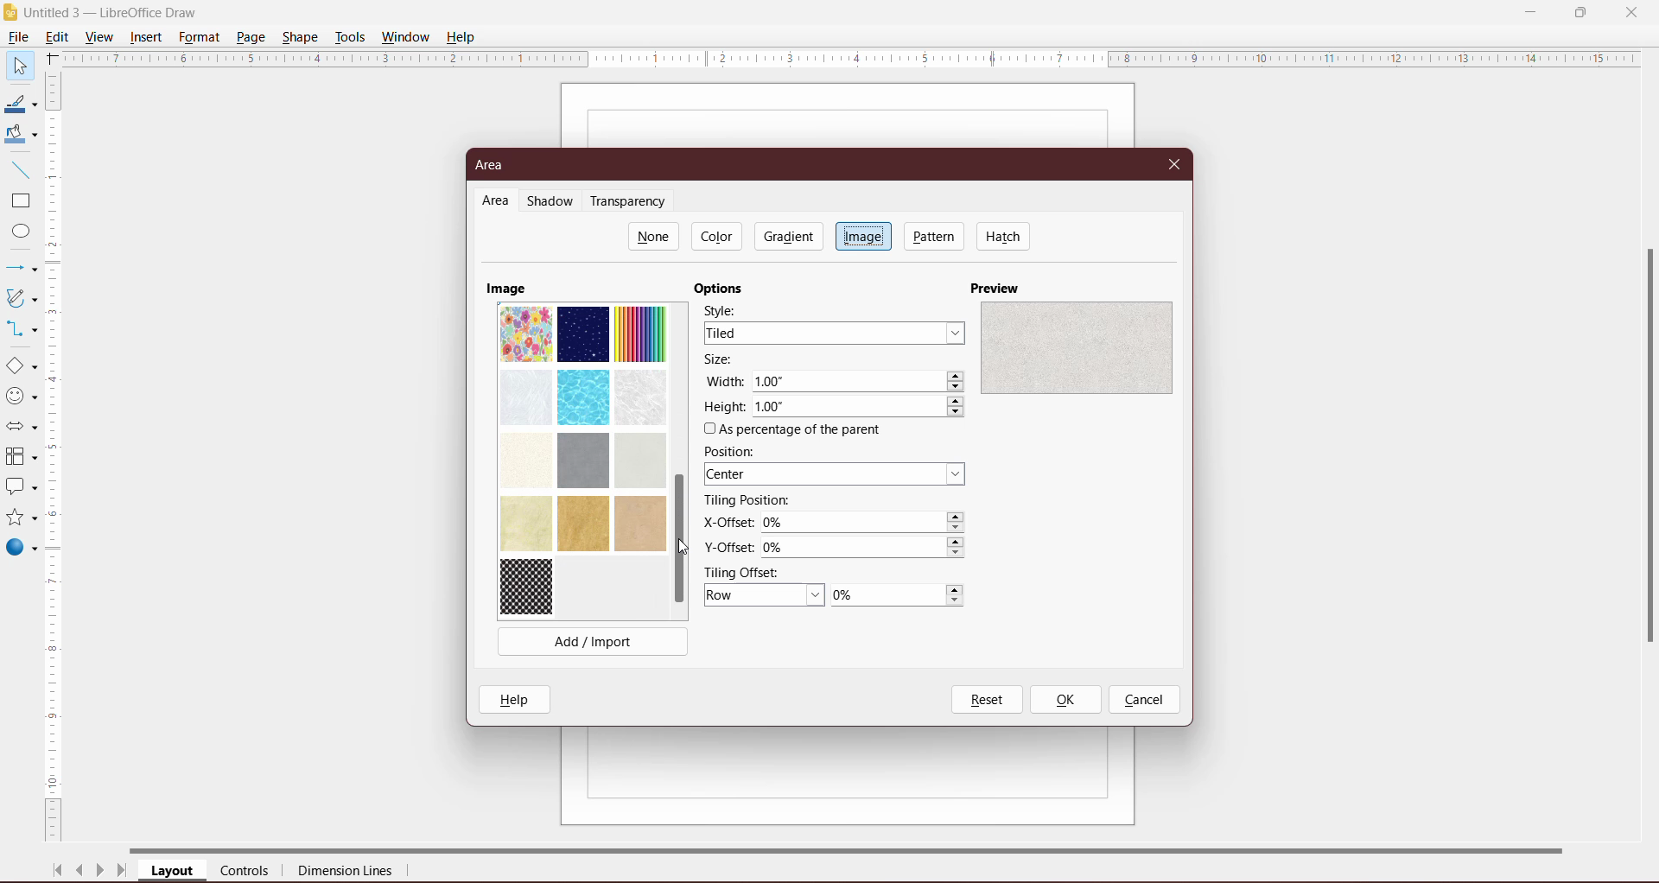 The width and height of the screenshot is (1659, 883). Describe the element at coordinates (654, 236) in the screenshot. I see `None` at that location.